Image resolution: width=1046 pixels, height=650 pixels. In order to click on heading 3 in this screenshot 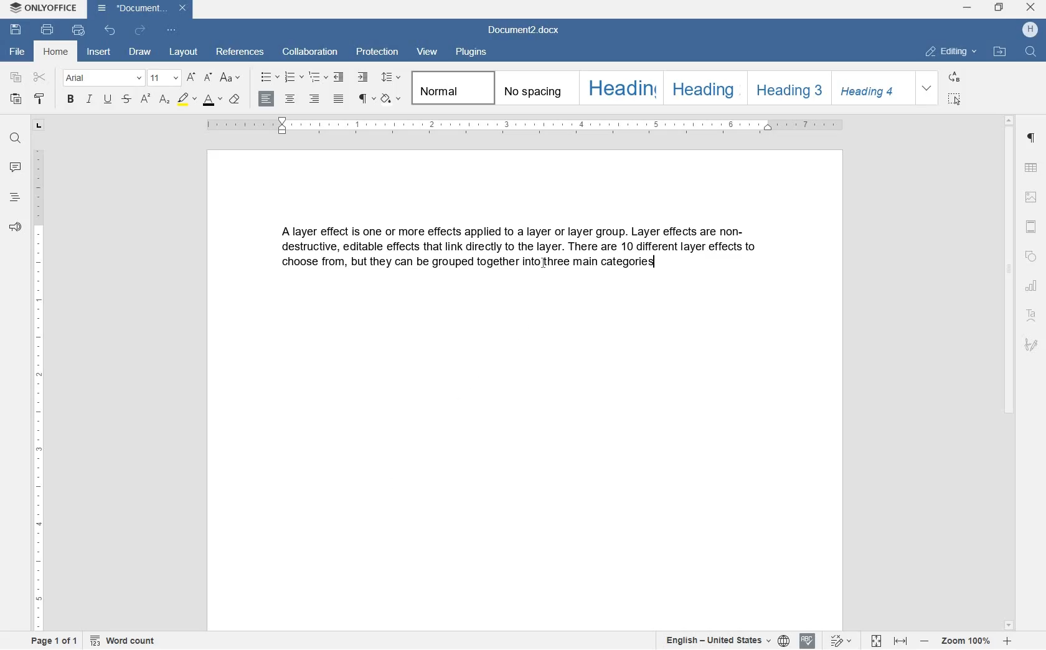, I will do `click(785, 87)`.